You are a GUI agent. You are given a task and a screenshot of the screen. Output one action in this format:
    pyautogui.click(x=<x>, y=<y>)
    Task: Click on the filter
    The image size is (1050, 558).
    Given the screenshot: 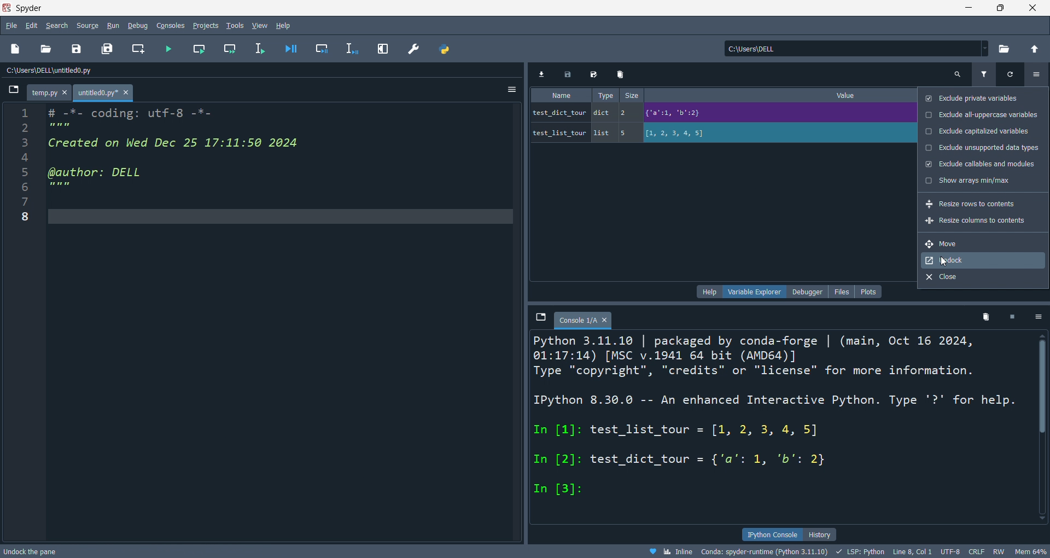 What is the action you would take?
    pyautogui.click(x=984, y=74)
    